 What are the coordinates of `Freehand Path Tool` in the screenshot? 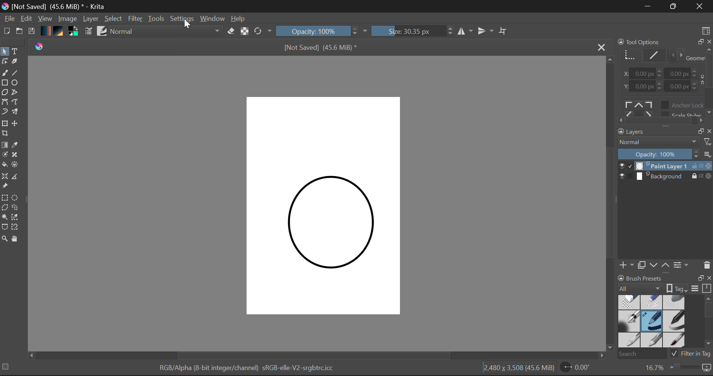 It's located at (18, 103).